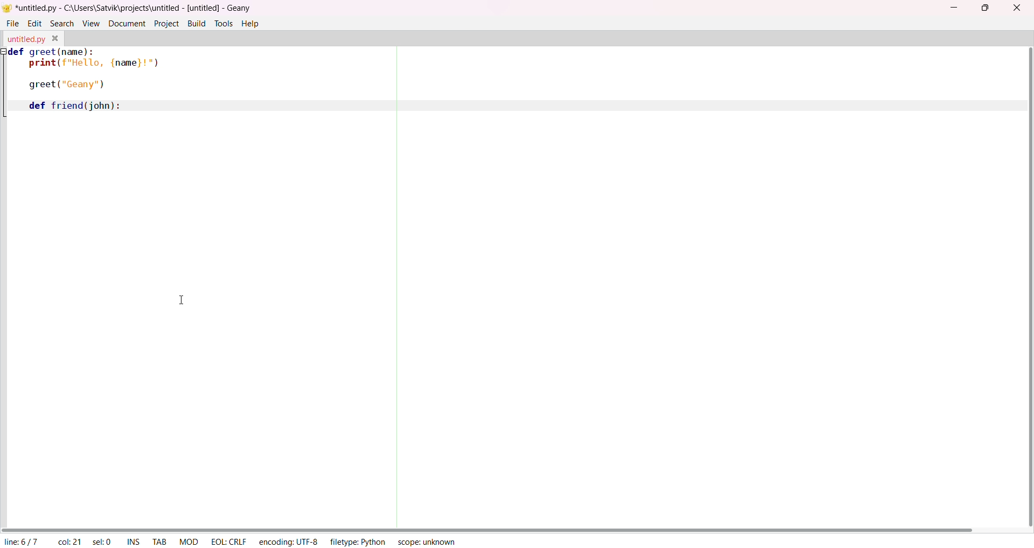 The image size is (1034, 548). Describe the element at coordinates (92, 24) in the screenshot. I see `view` at that location.